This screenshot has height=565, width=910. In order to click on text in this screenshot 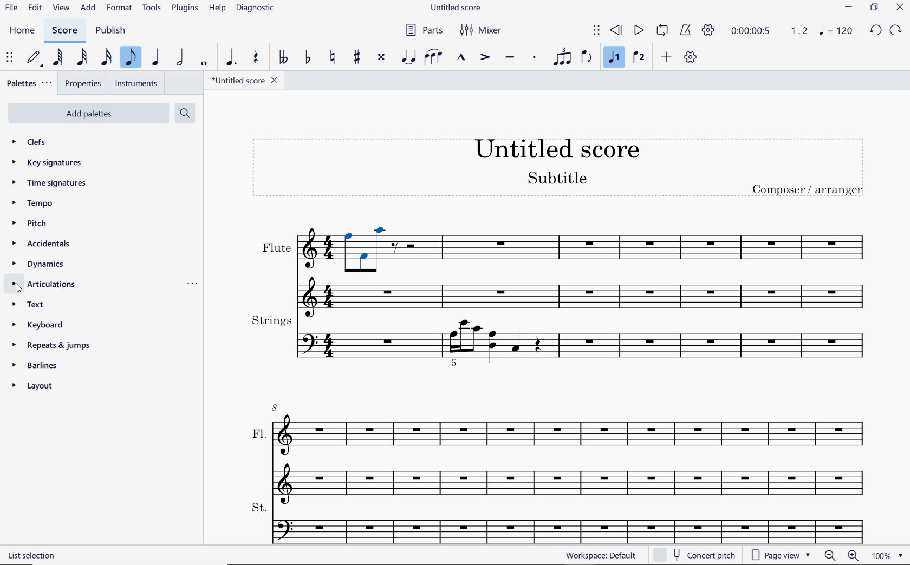, I will do `click(34, 306)`.